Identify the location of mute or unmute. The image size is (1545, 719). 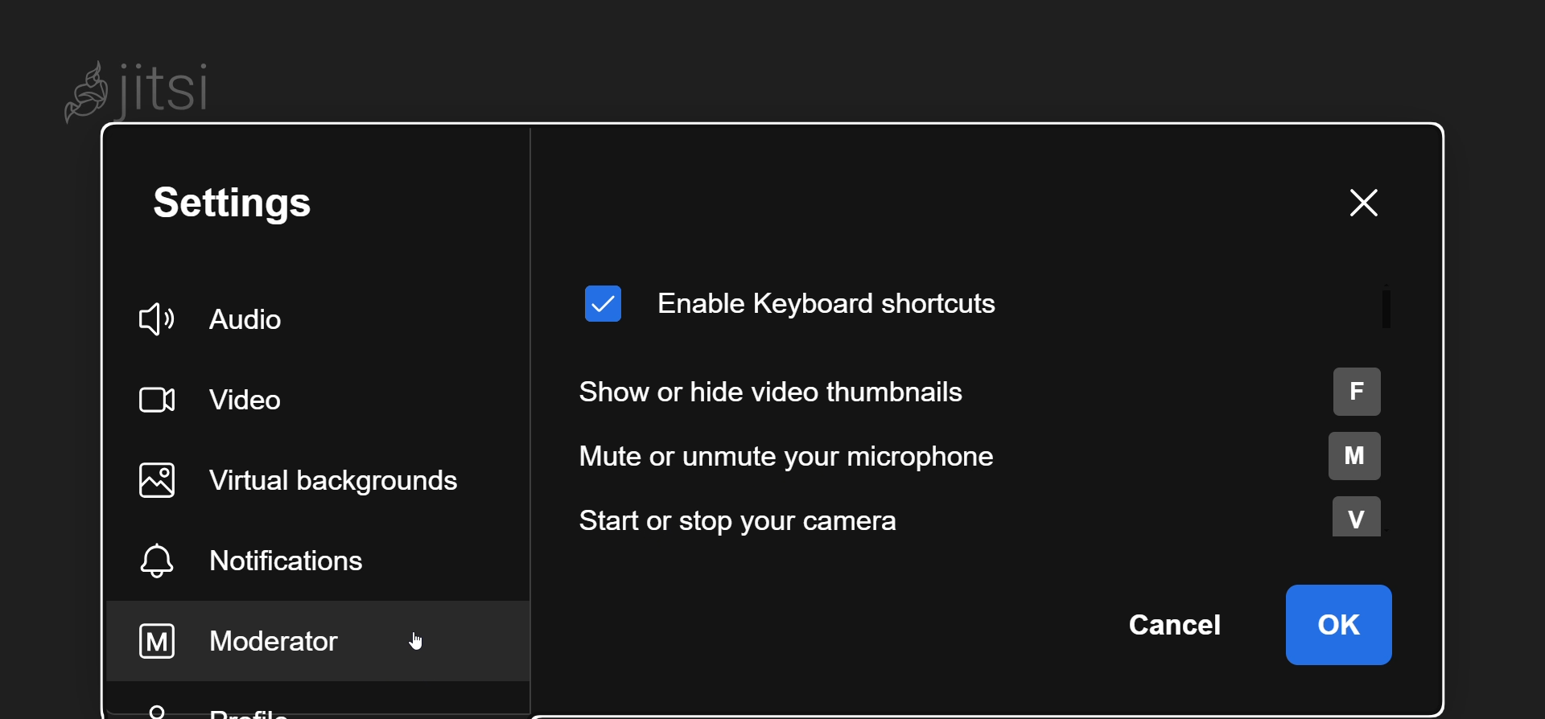
(975, 454).